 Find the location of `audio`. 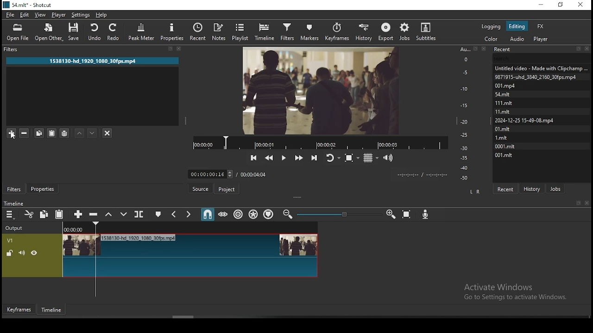

audio is located at coordinates (517, 39).